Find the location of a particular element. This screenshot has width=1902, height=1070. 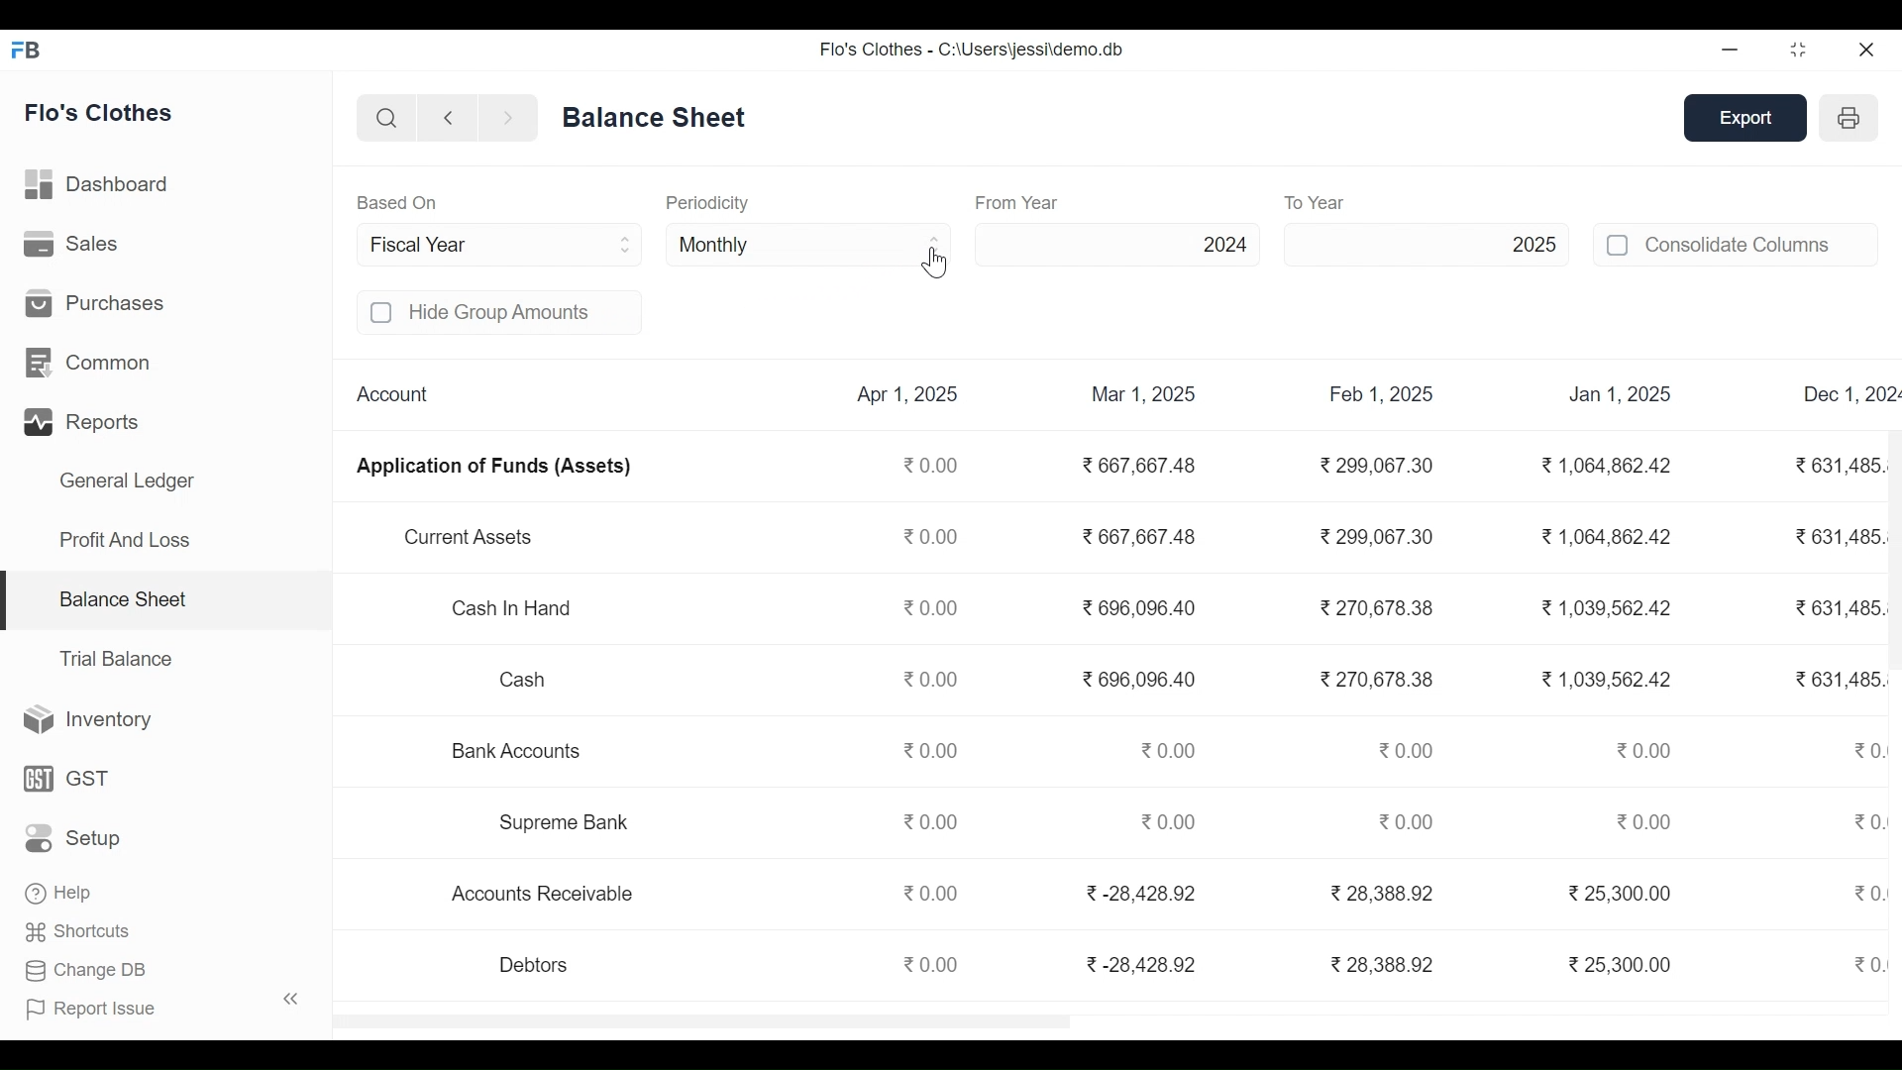

Export is located at coordinates (1747, 119).